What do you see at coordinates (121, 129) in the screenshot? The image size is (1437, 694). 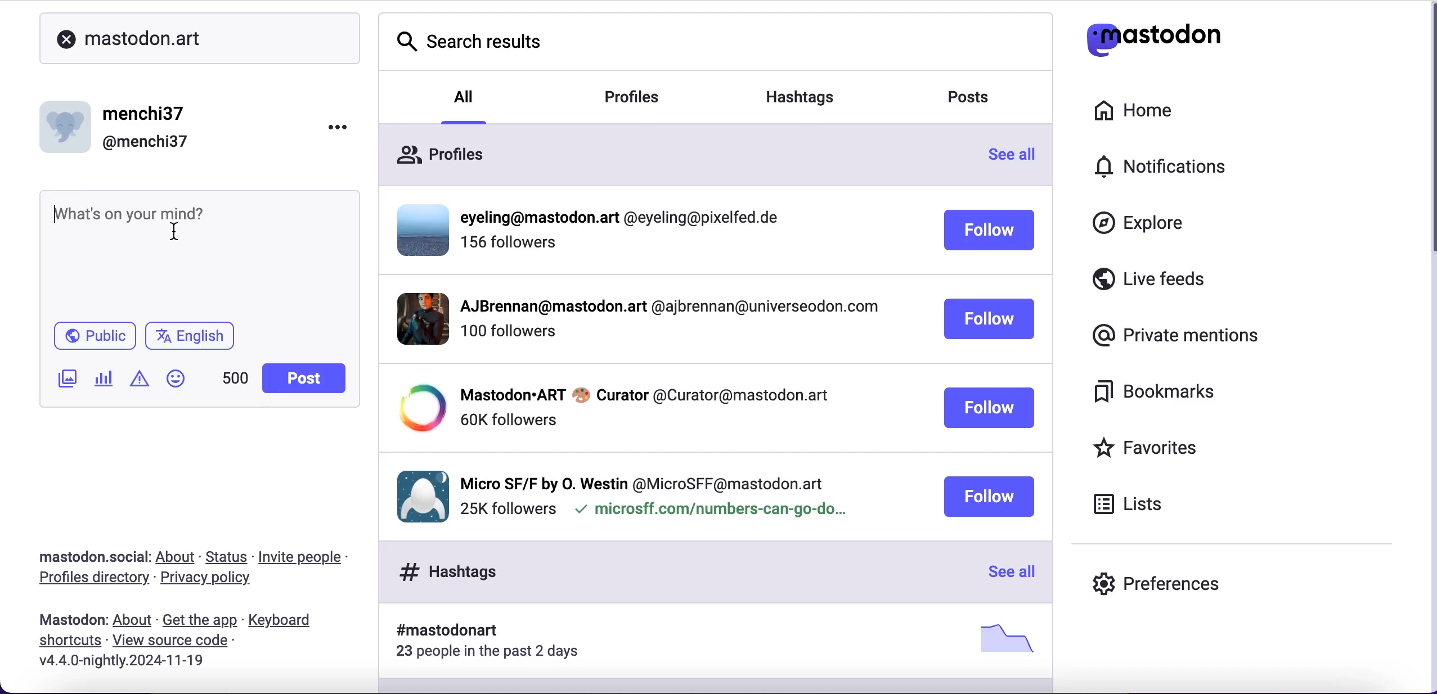 I see `user` at bounding box center [121, 129].